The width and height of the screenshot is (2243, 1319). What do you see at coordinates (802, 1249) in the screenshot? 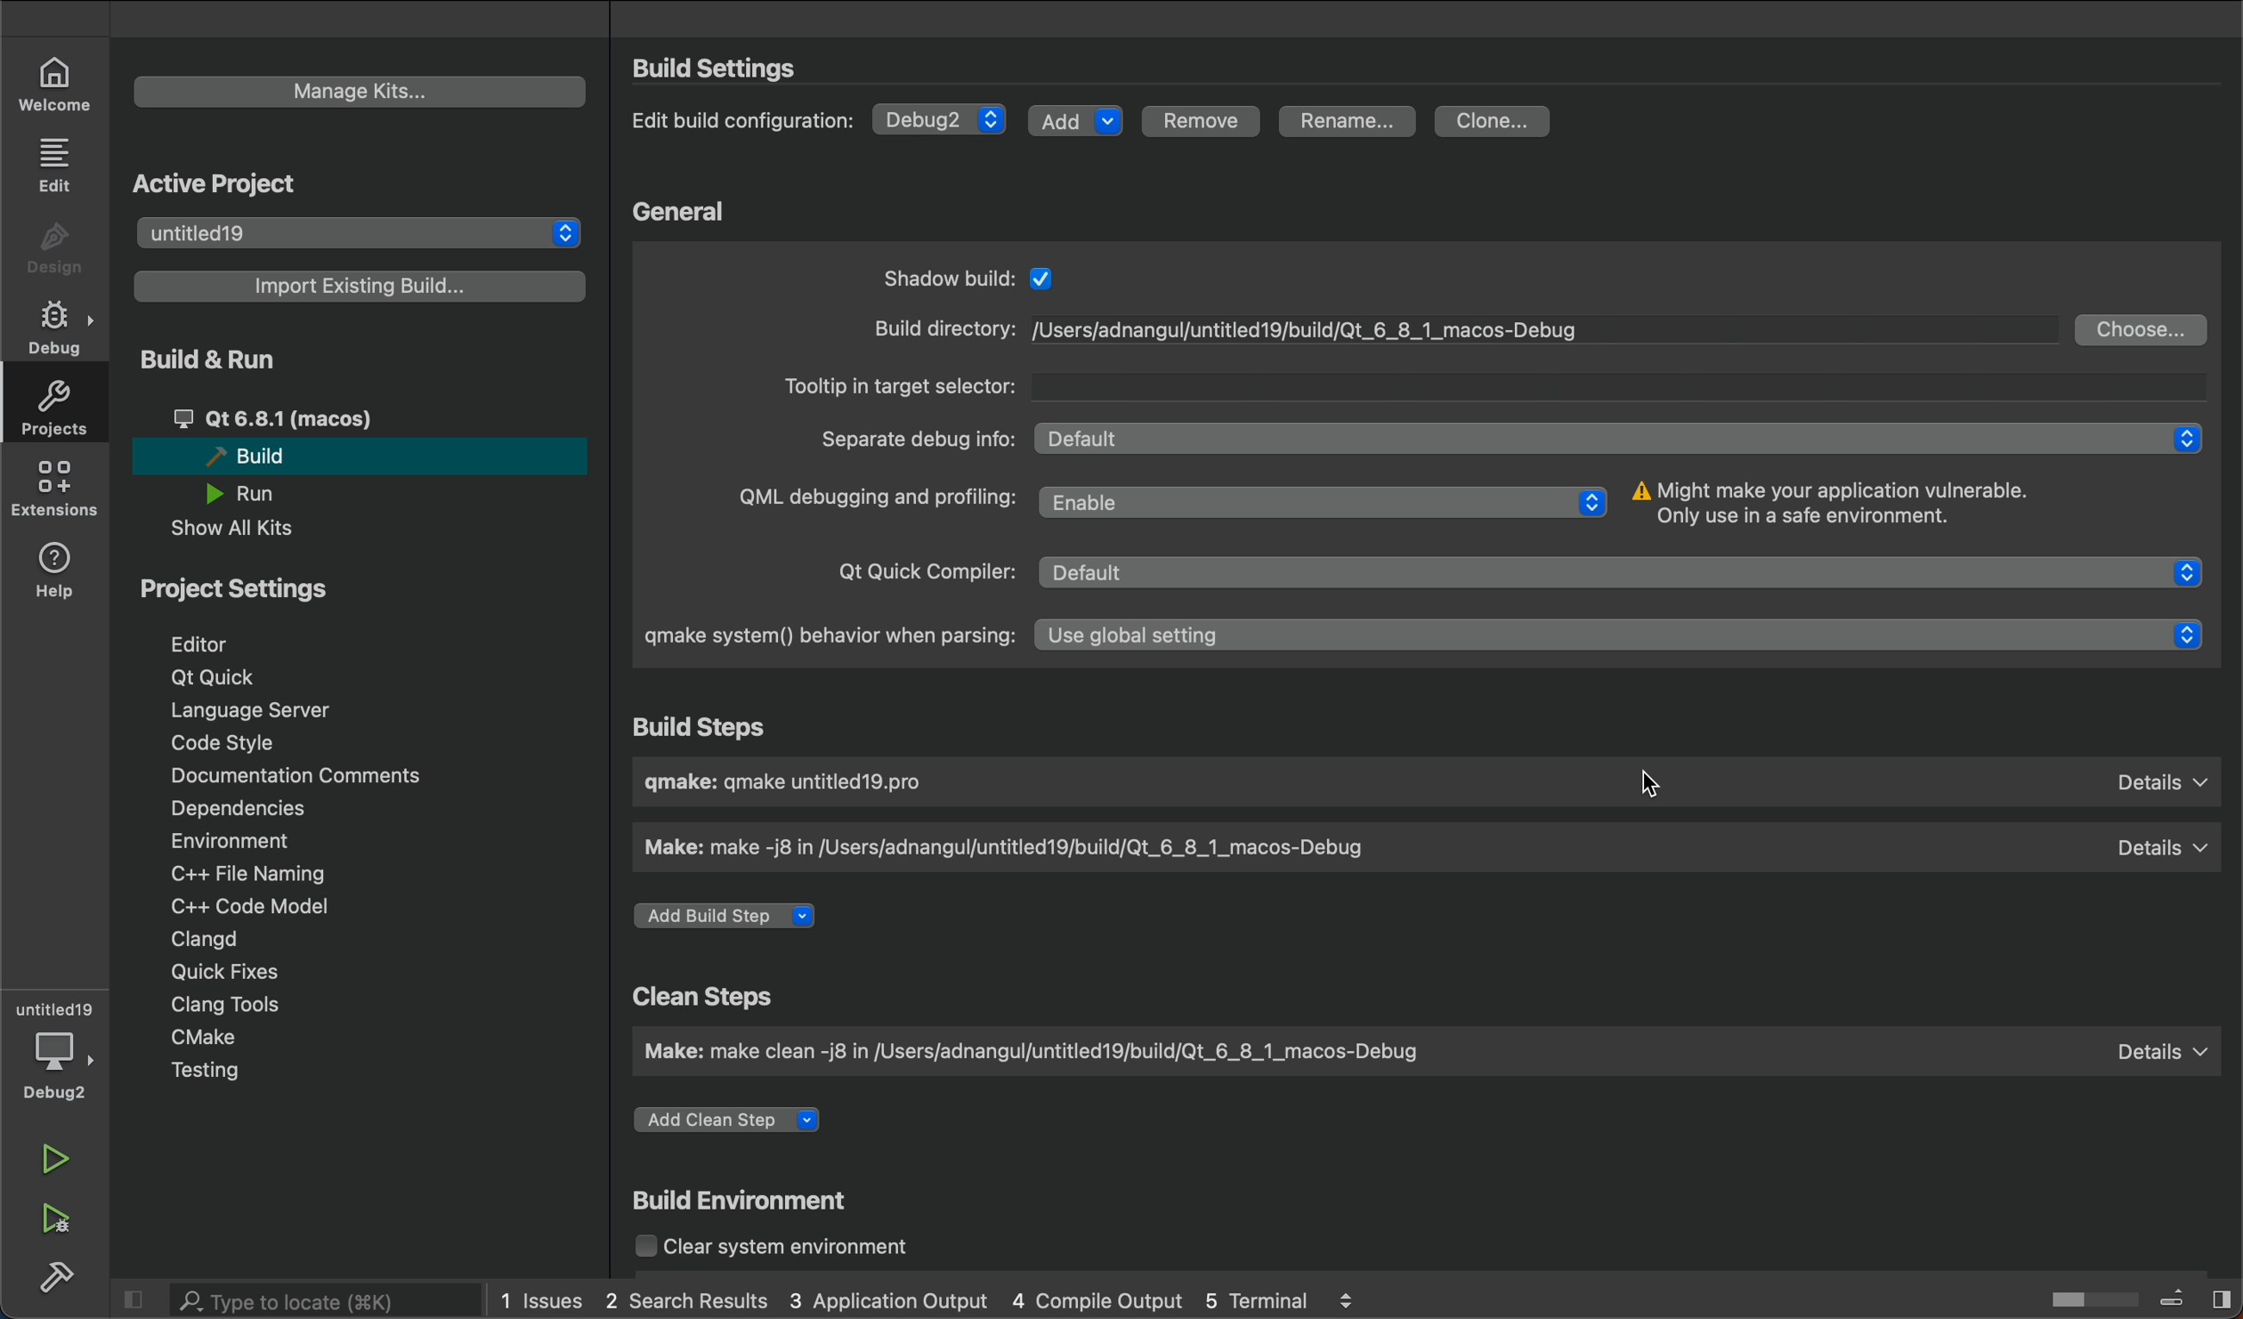
I see `clear system ` at bounding box center [802, 1249].